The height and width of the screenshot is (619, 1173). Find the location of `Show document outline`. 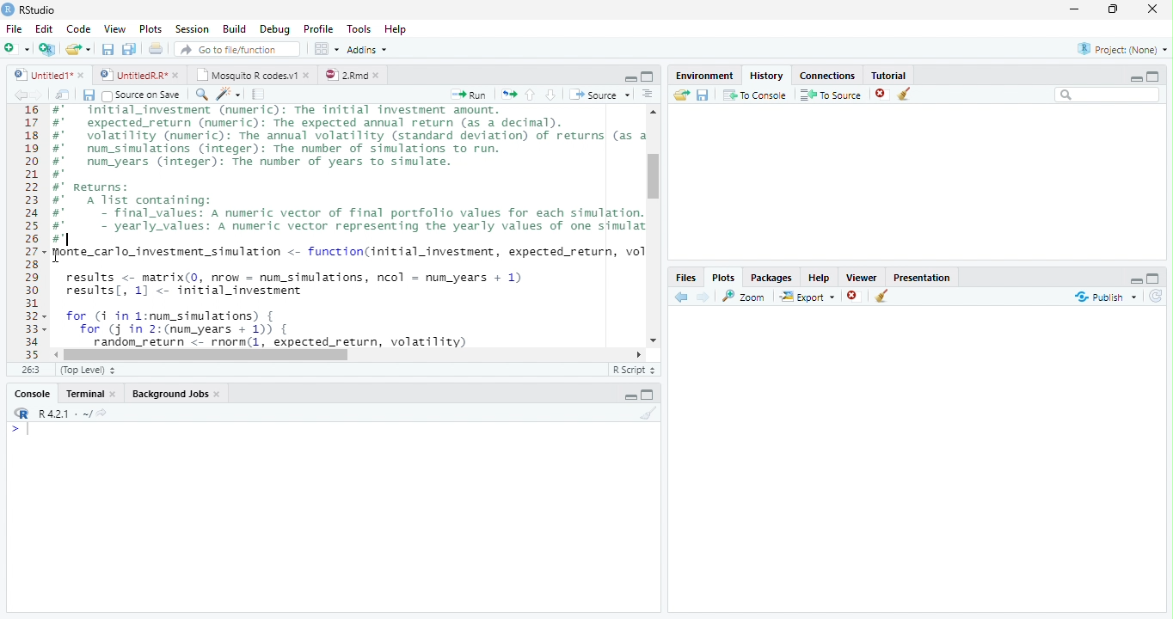

Show document outline is located at coordinates (648, 95).